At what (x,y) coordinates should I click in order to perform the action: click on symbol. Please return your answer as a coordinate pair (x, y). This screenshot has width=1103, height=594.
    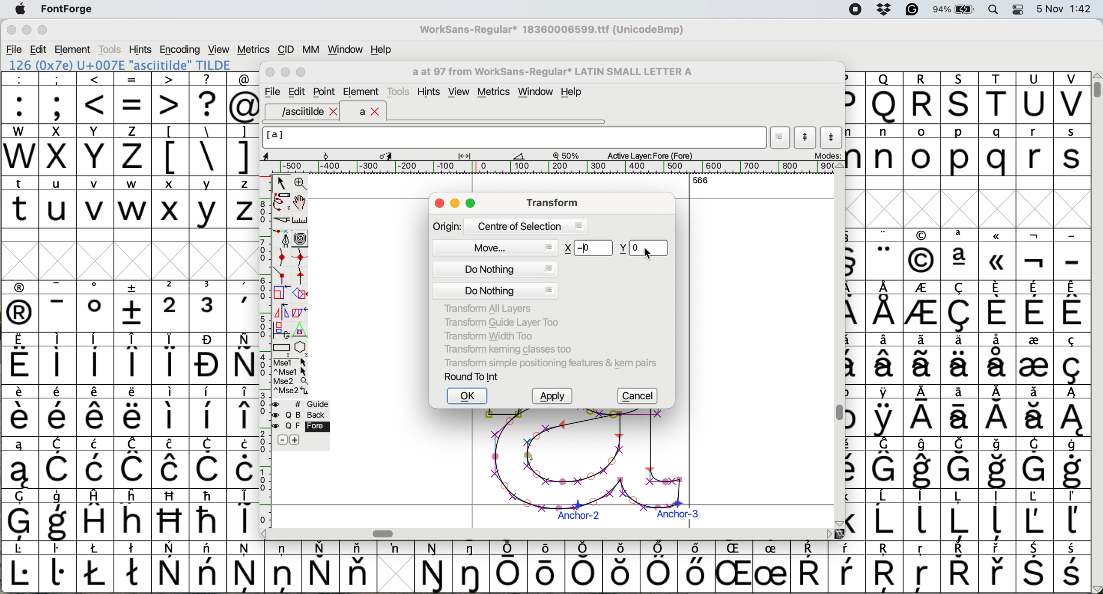
    Looking at the image, I should click on (923, 514).